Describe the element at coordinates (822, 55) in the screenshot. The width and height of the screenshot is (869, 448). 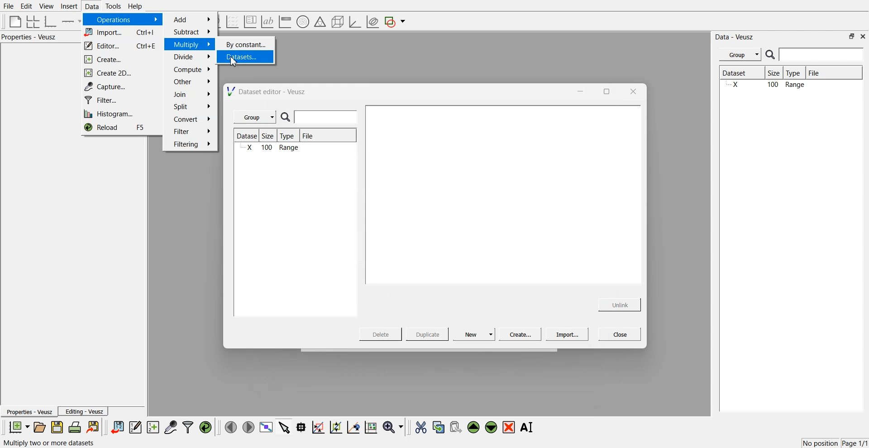
I see `enter search field` at that location.